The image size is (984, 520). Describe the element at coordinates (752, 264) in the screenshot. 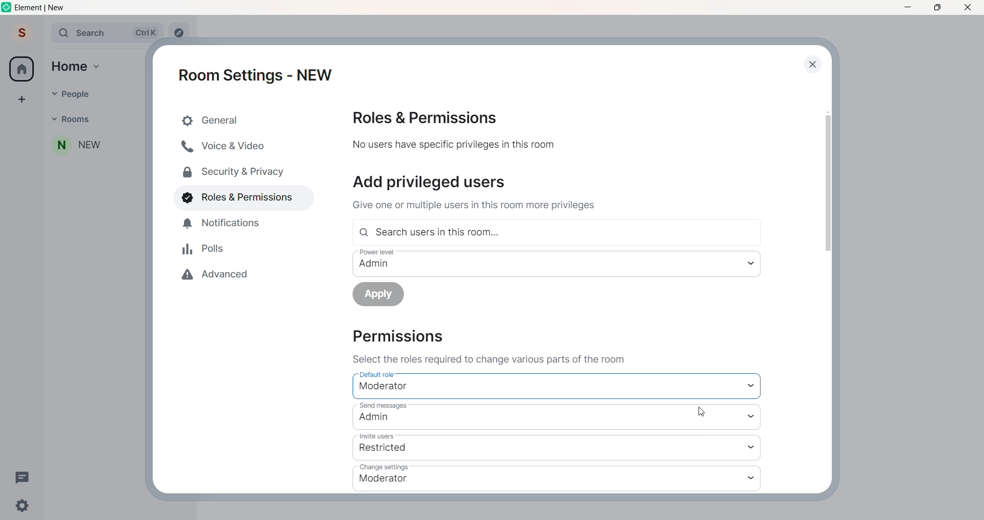

I see `power level dropdown` at that location.